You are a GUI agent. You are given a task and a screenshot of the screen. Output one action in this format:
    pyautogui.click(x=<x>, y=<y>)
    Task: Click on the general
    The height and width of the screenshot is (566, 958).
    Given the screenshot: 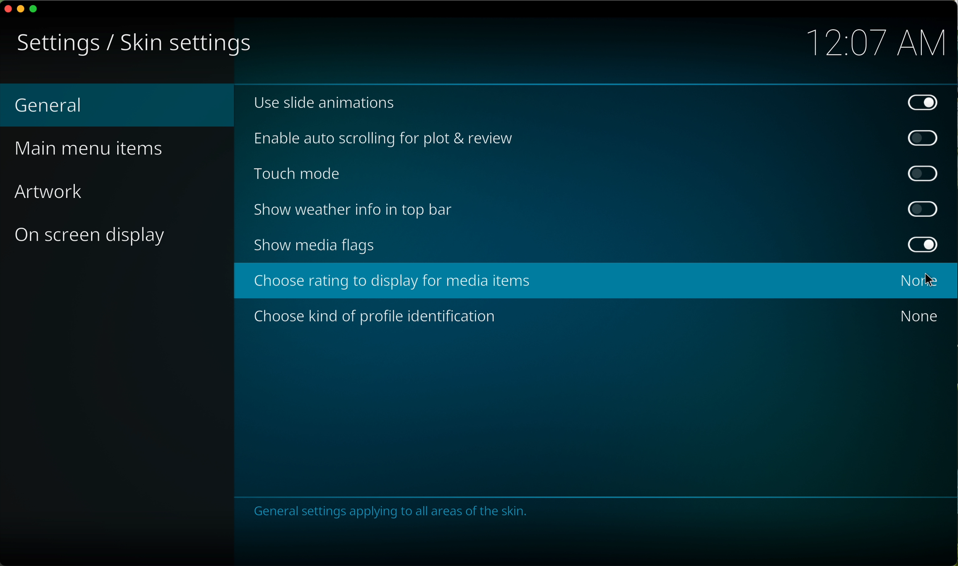 What is the action you would take?
    pyautogui.click(x=50, y=103)
    